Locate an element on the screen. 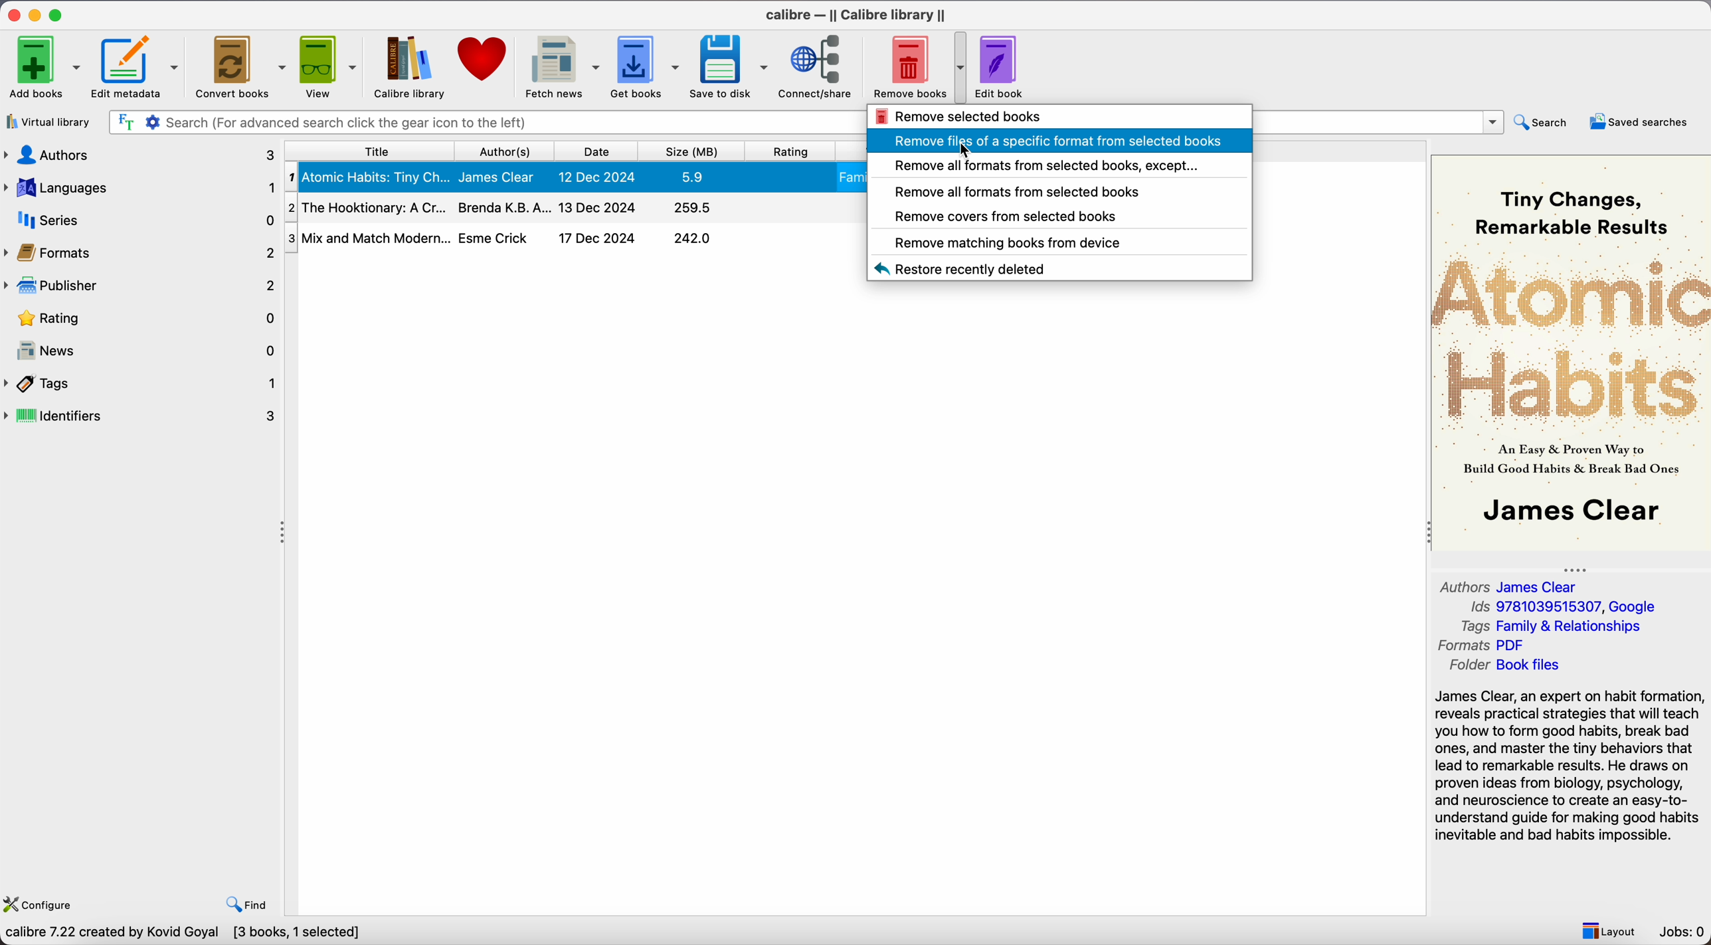 This screenshot has width=1711, height=945. add books is located at coordinates (43, 67).